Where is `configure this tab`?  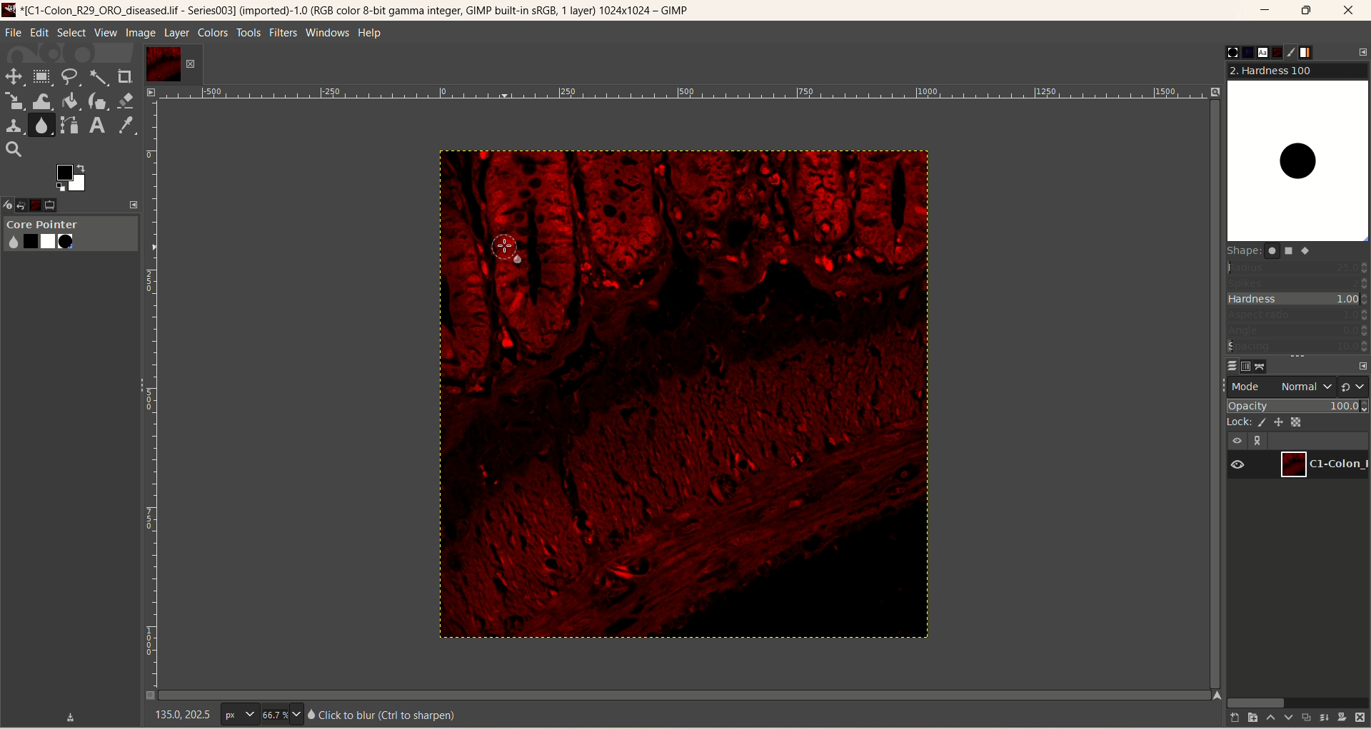 configure this tab is located at coordinates (1362, 51).